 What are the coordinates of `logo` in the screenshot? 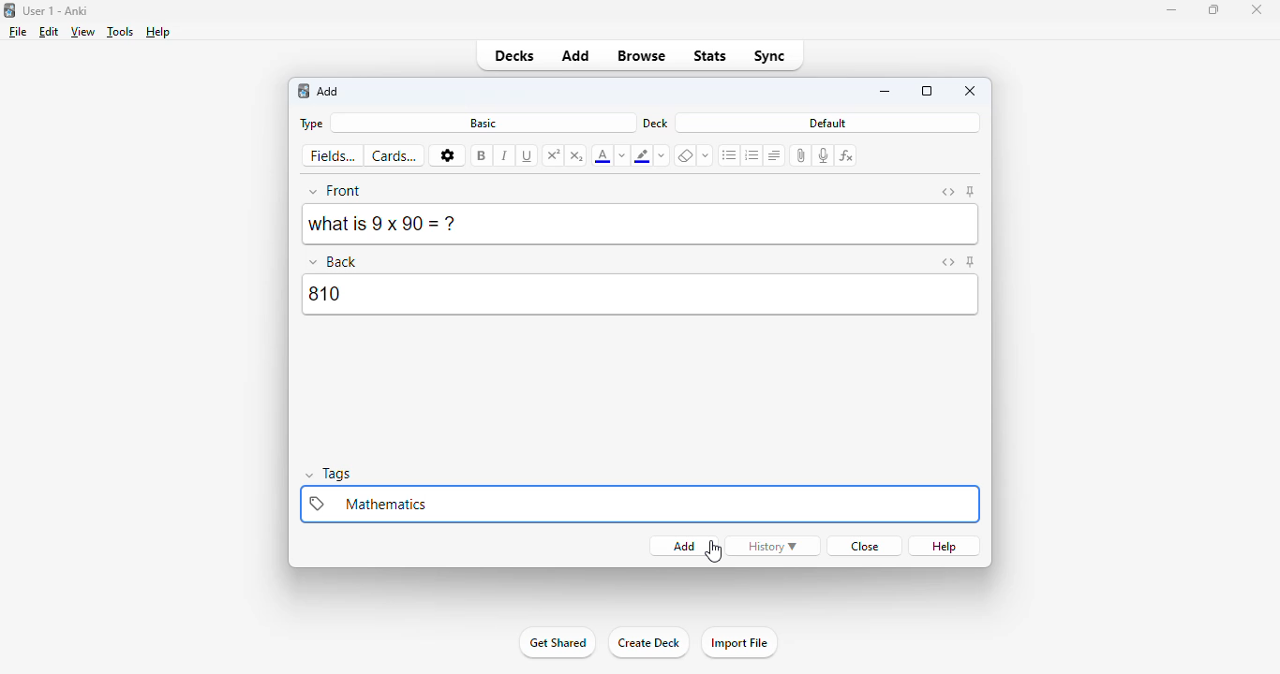 It's located at (8, 10).